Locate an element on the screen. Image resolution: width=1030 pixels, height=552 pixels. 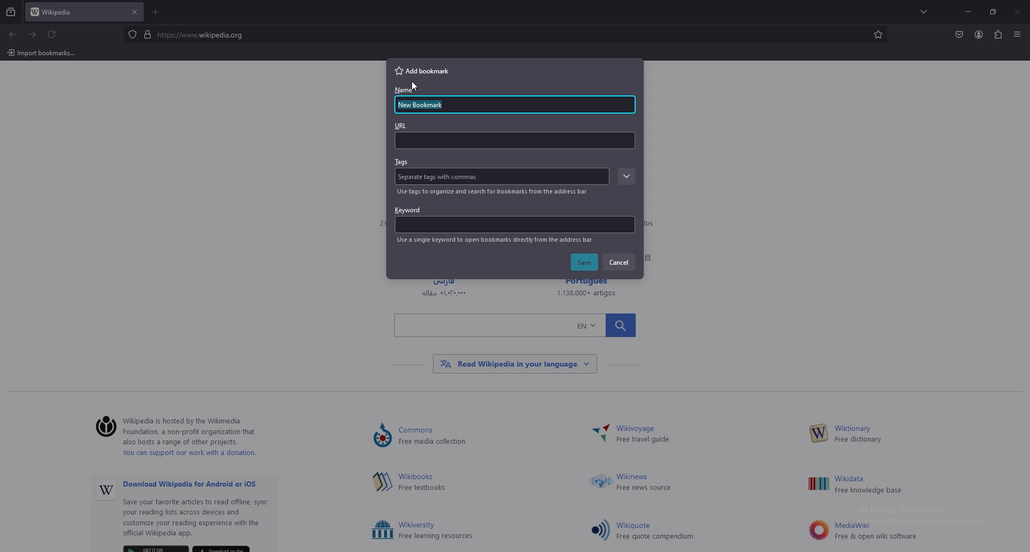
refresh is located at coordinates (52, 35).